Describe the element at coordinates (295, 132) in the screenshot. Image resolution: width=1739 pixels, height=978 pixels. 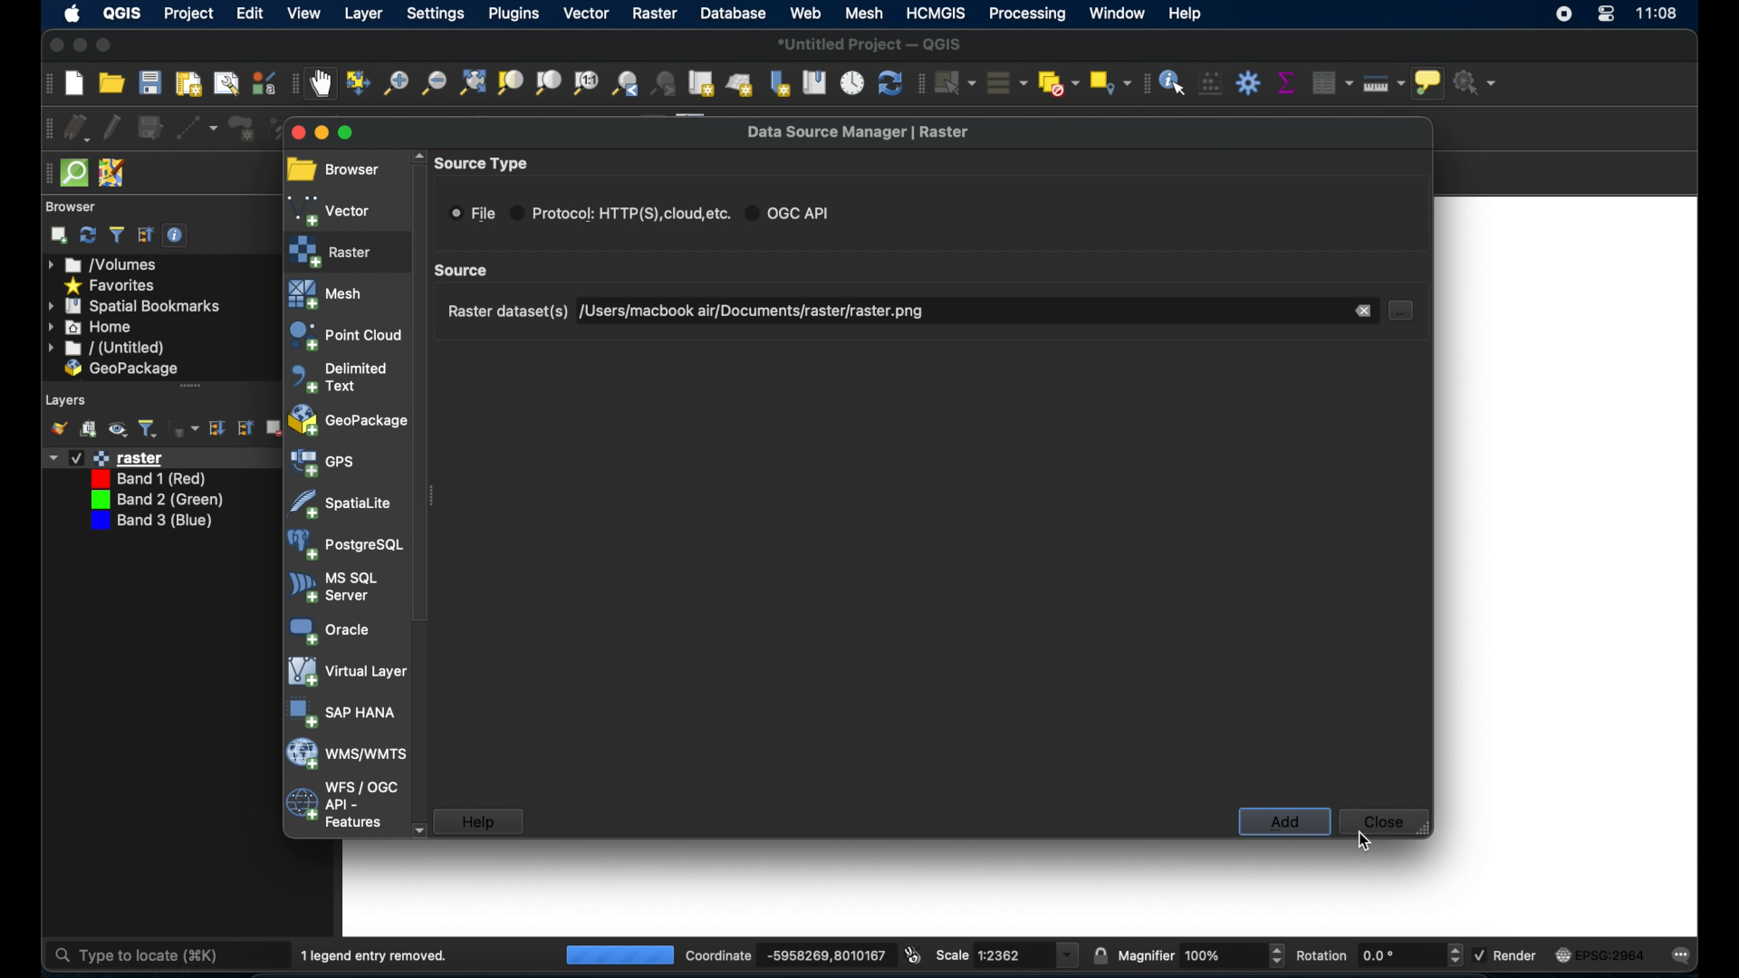
I see `close` at that location.